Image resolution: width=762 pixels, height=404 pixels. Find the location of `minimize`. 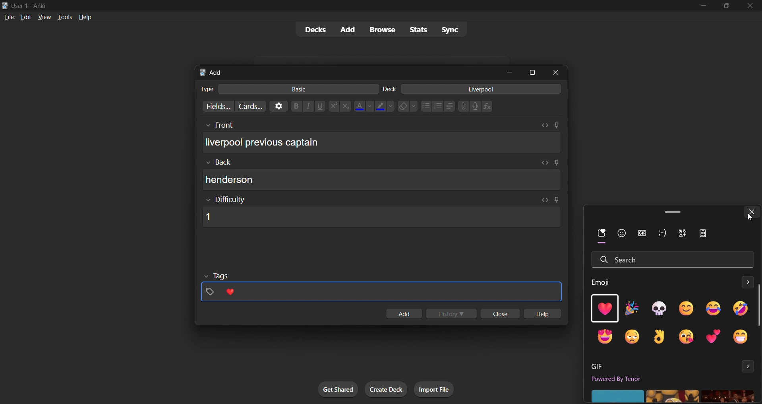

minimize is located at coordinates (511, 73).